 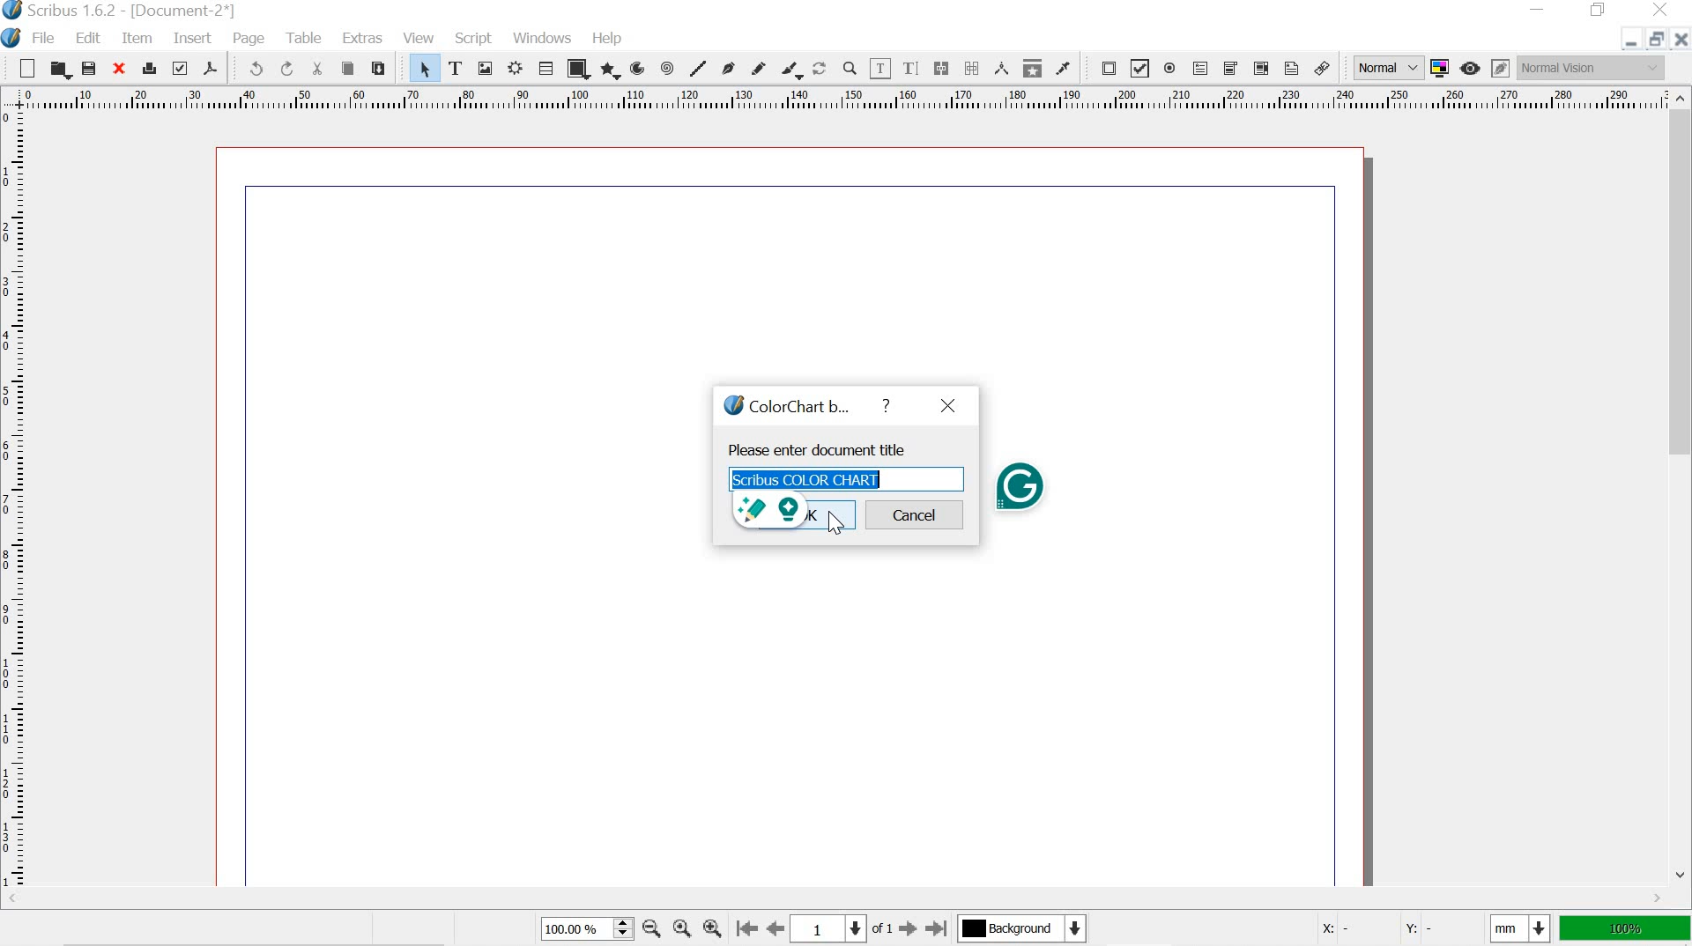 I want to click on arc, so click(x=640, y=68).